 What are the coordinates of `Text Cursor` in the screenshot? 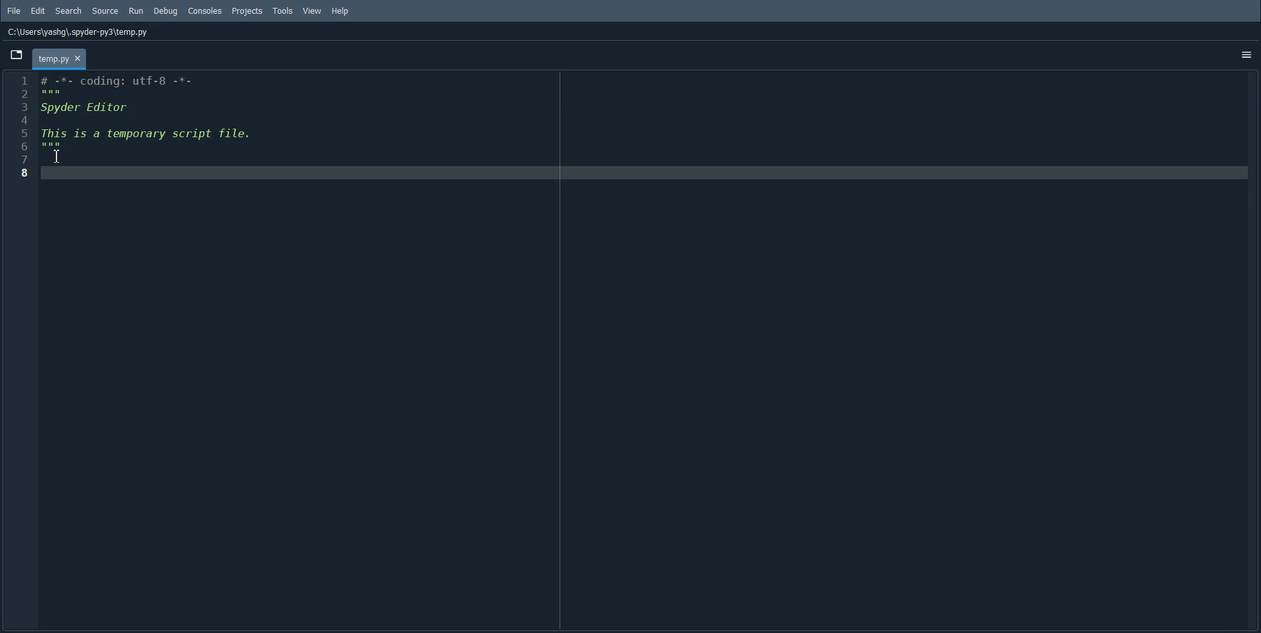 It's located at (58, 156).